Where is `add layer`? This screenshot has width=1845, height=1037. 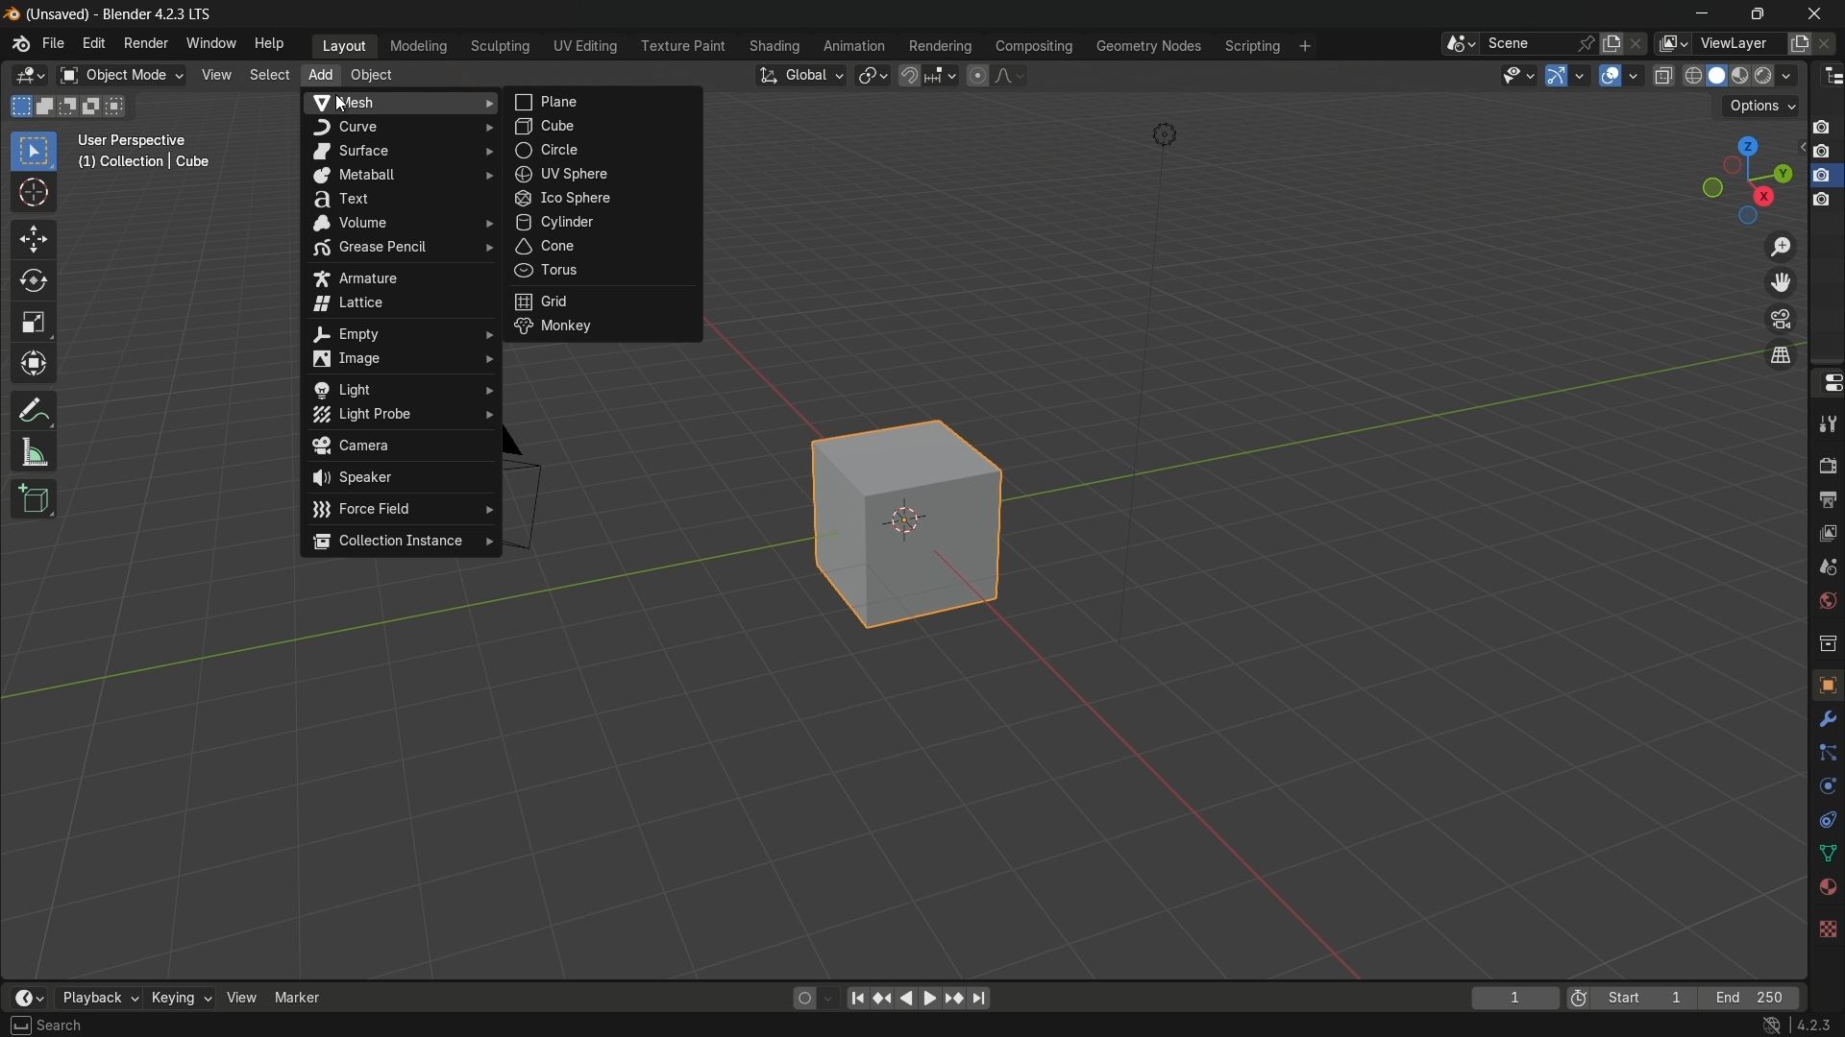 add layer is located at coordinates (1799, 44).